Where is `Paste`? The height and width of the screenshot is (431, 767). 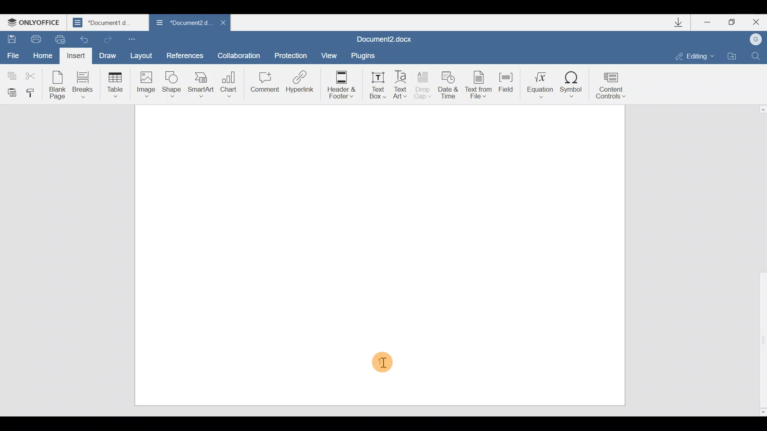 Paste is located at coordinates (10, 92).